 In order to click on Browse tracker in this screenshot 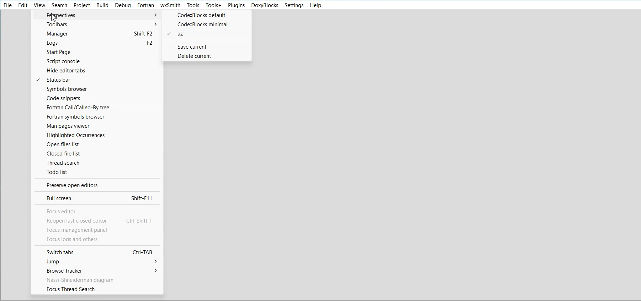, I will do `click(100, 270)`.